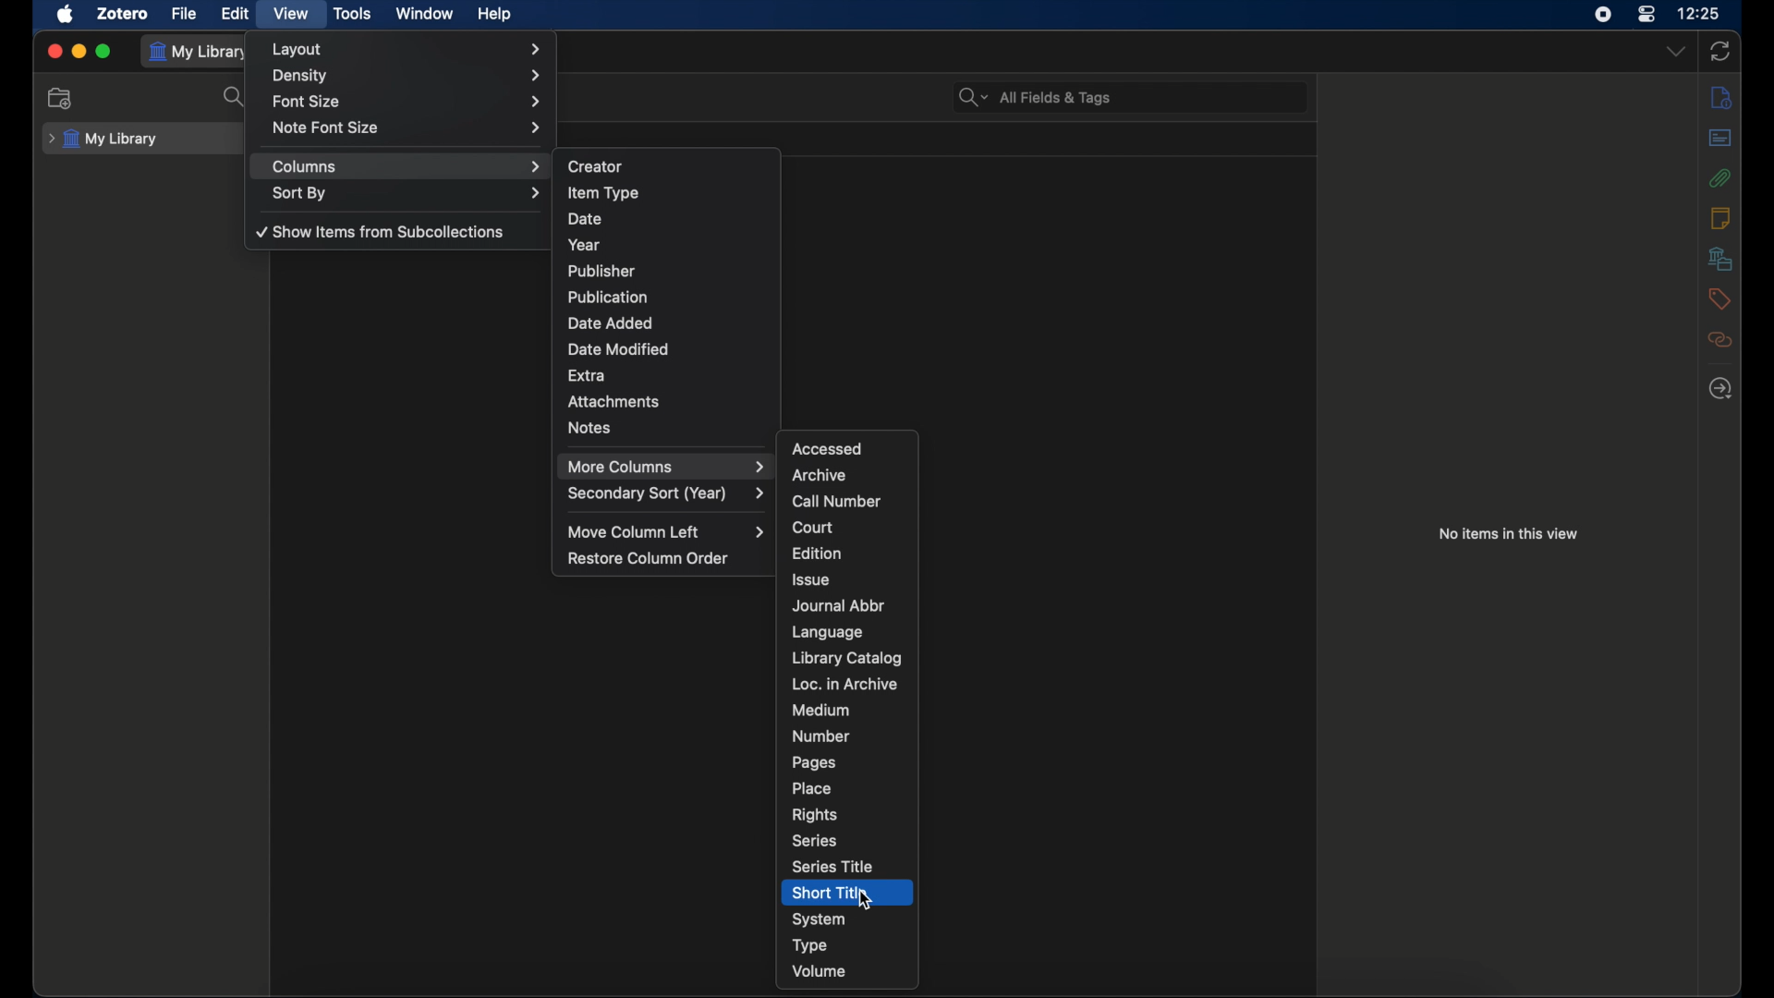  I want to click on loc. in archive, so click(844, 685).